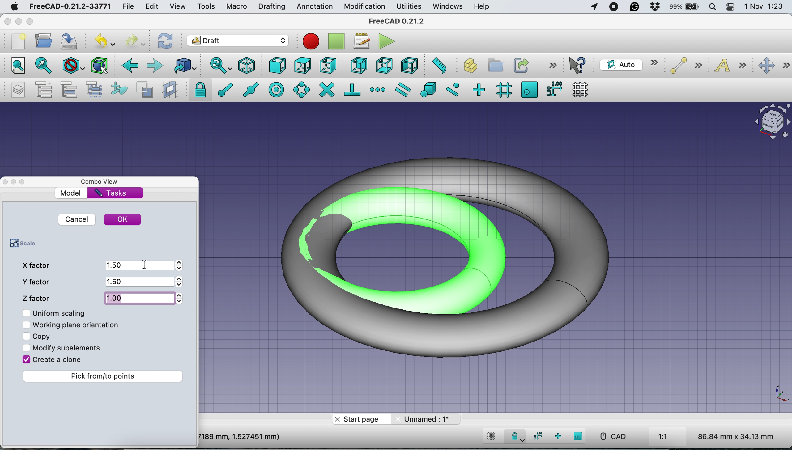 Image resolution: width=792 pixels, height=450 pixels. I want to click on backward, so click(129, 67).